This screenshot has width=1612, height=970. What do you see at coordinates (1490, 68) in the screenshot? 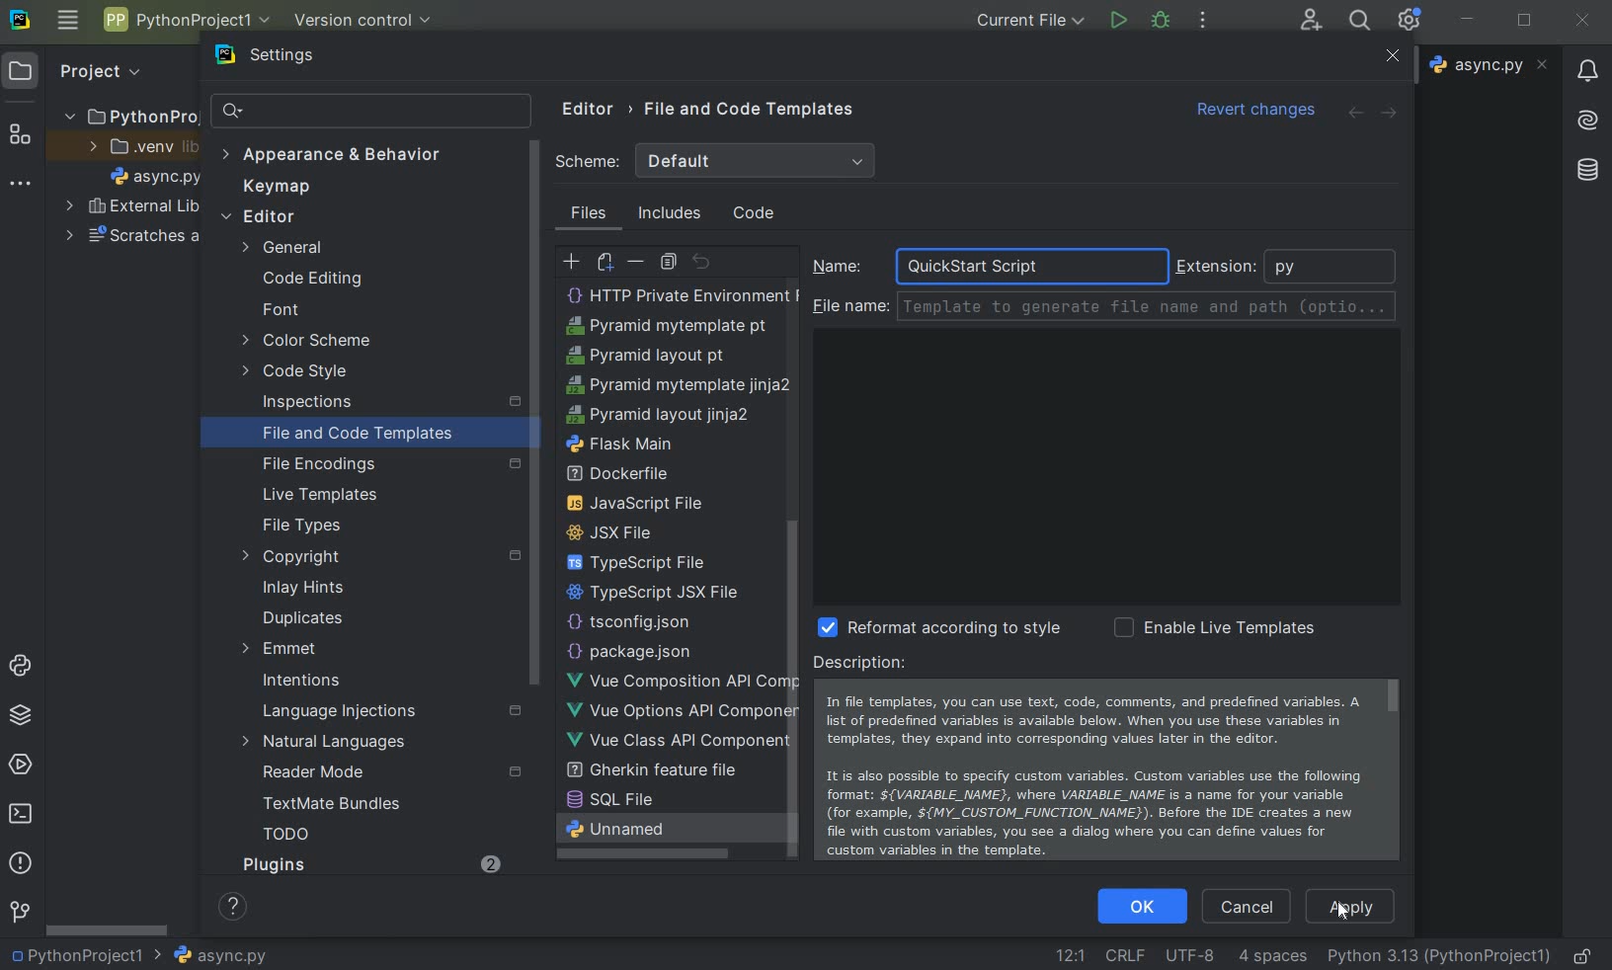
I see `file name` at bounding box center [1490, 68].